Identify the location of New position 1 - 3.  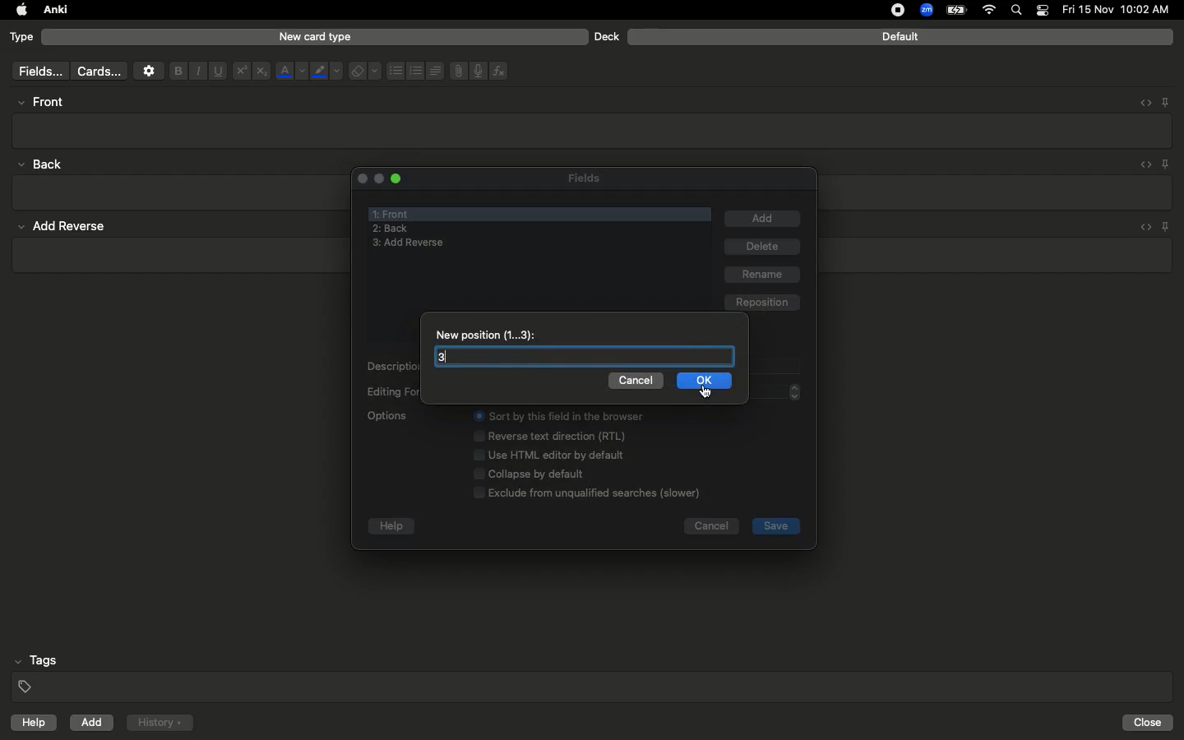
(489, 334).